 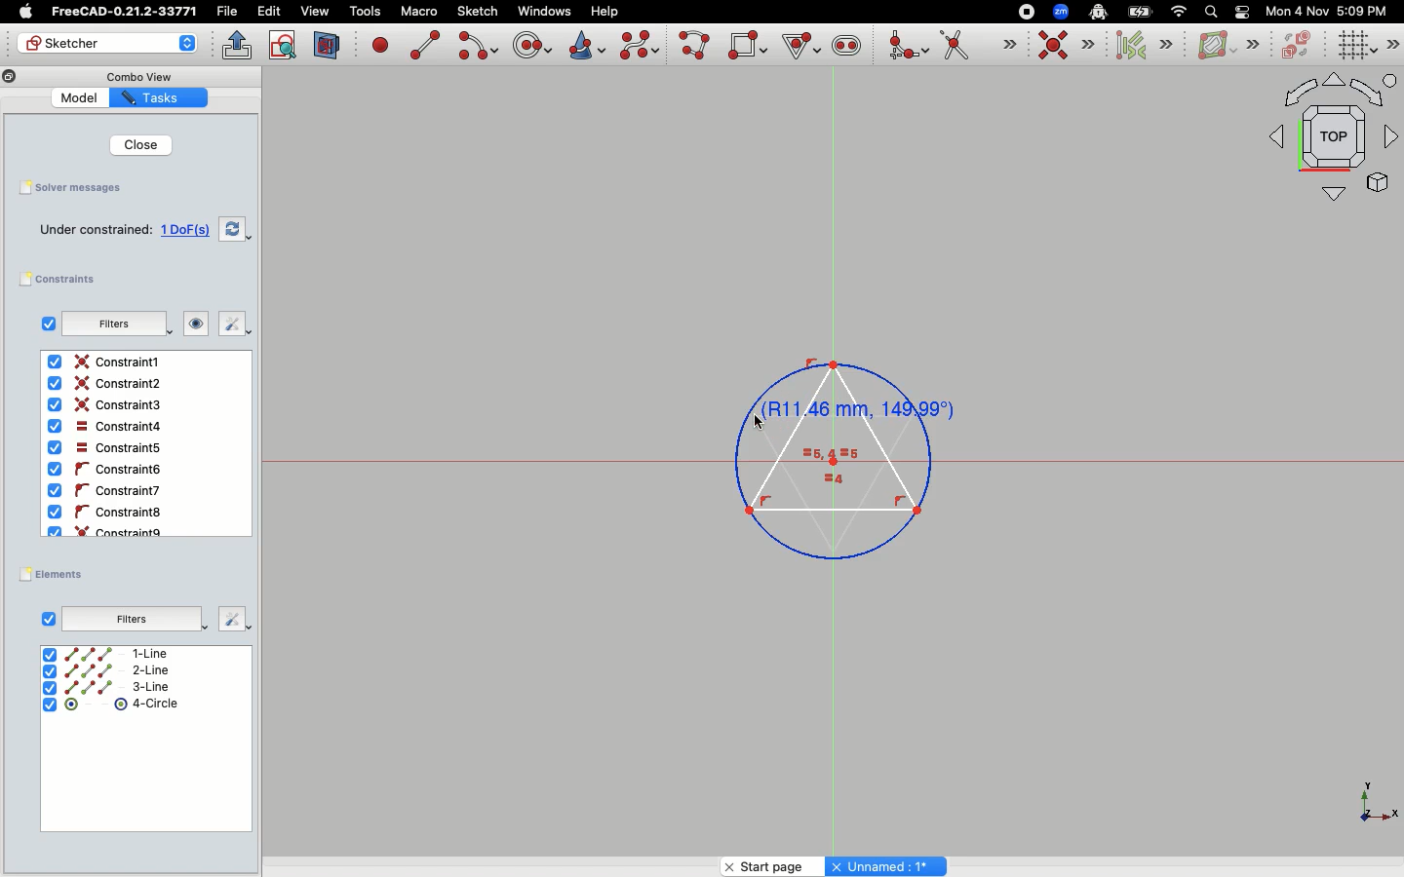 I want to click on Constraint6, so click(x=109, y=490).